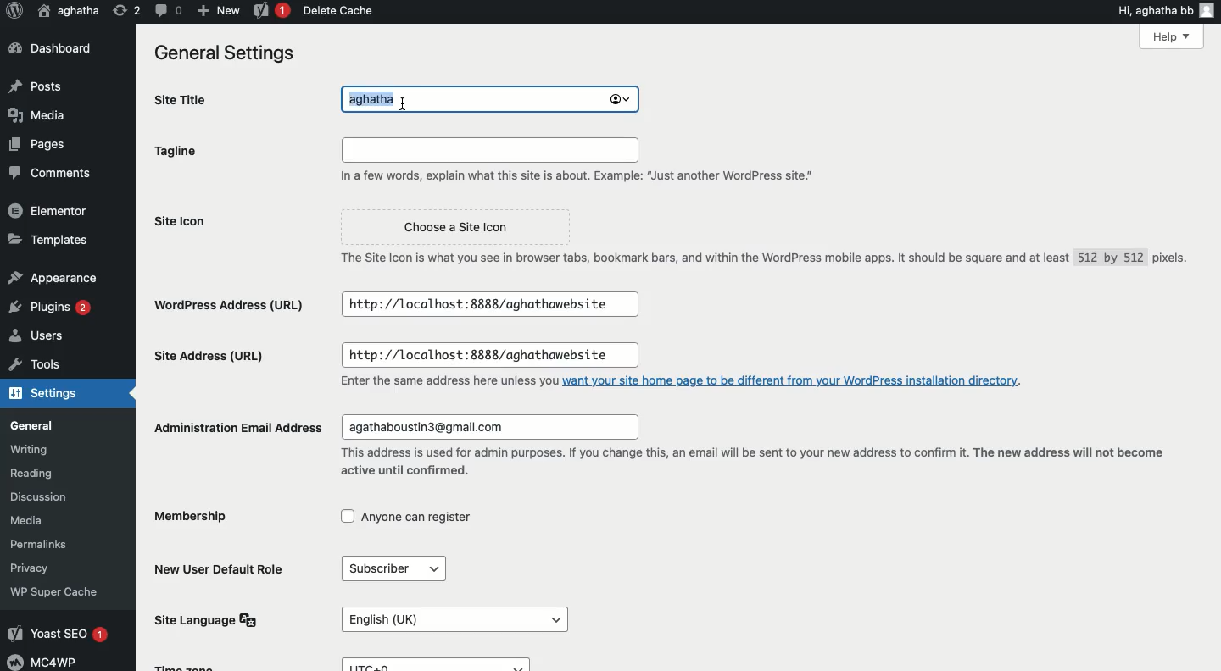  Describe the element at coordinates (53, 308) in the screenshot. I see `Plugins` at that location.